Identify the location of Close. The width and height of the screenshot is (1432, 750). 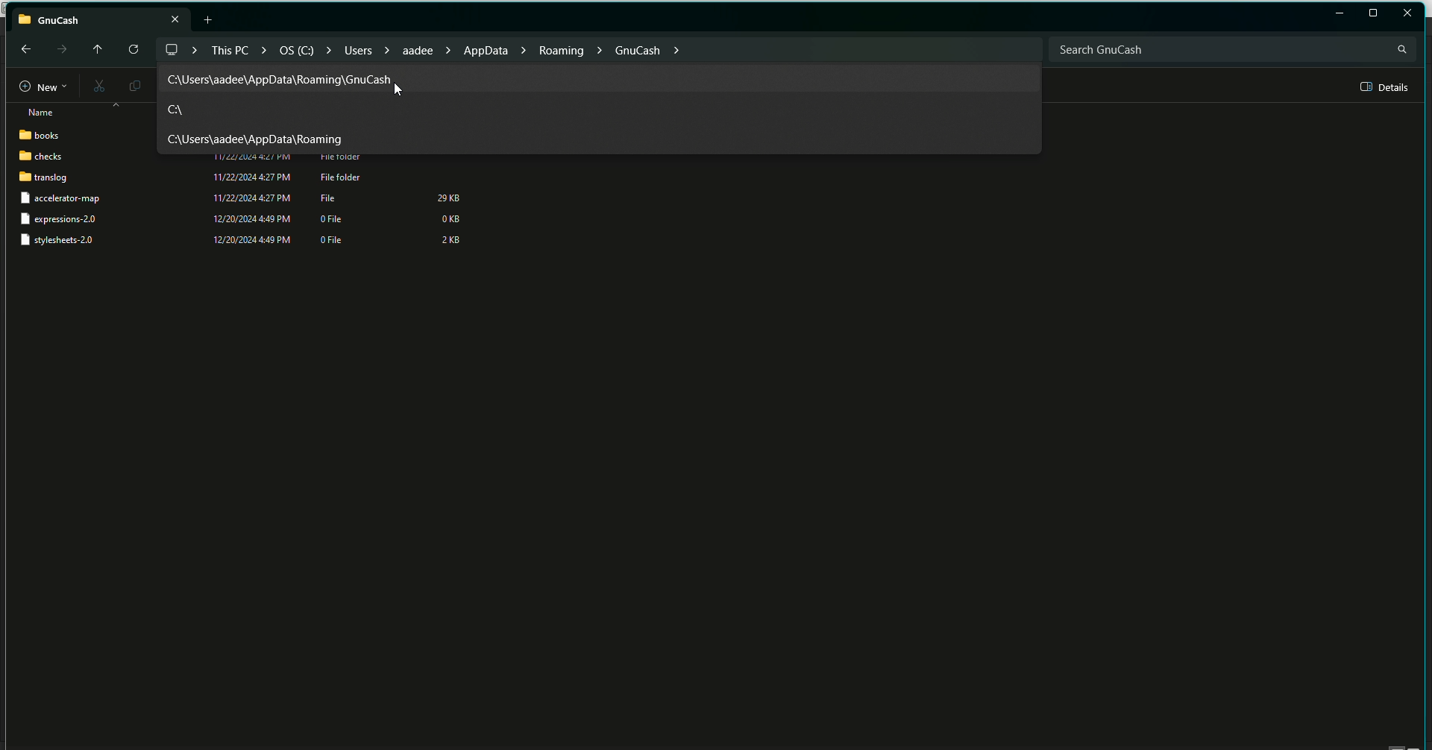
(1408, 13).